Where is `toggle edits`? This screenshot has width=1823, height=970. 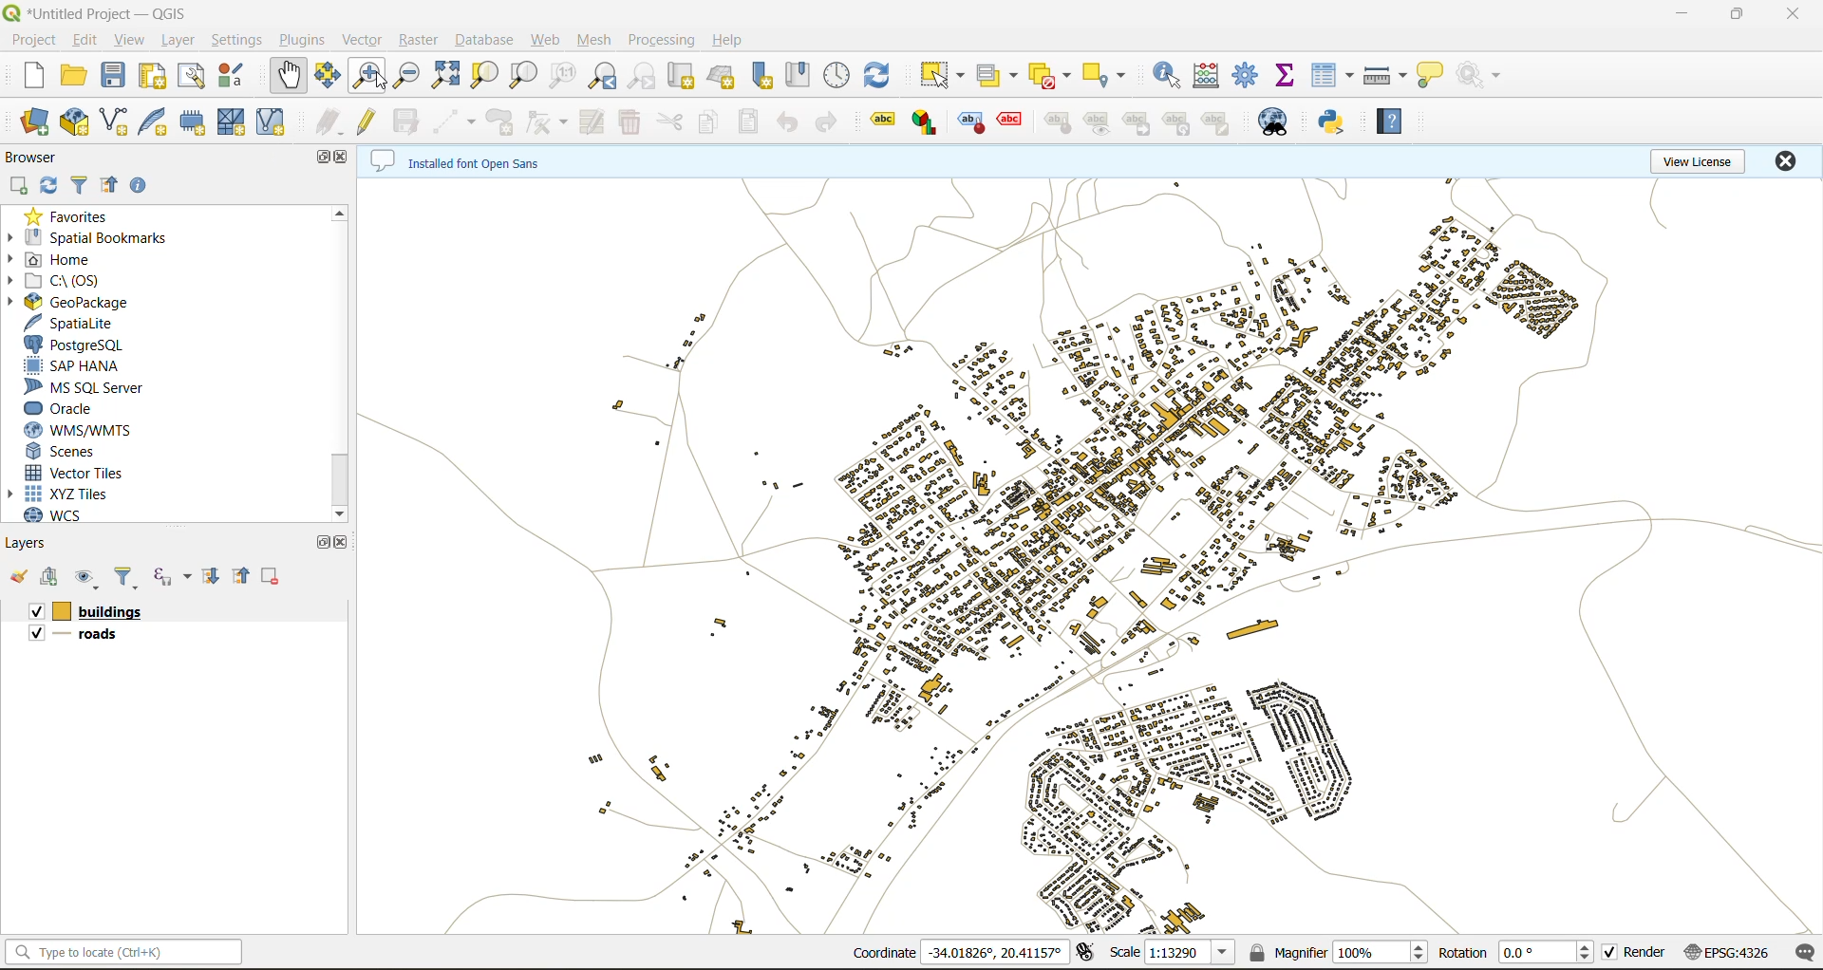 toggle edits is located at coordinates (369, 121).